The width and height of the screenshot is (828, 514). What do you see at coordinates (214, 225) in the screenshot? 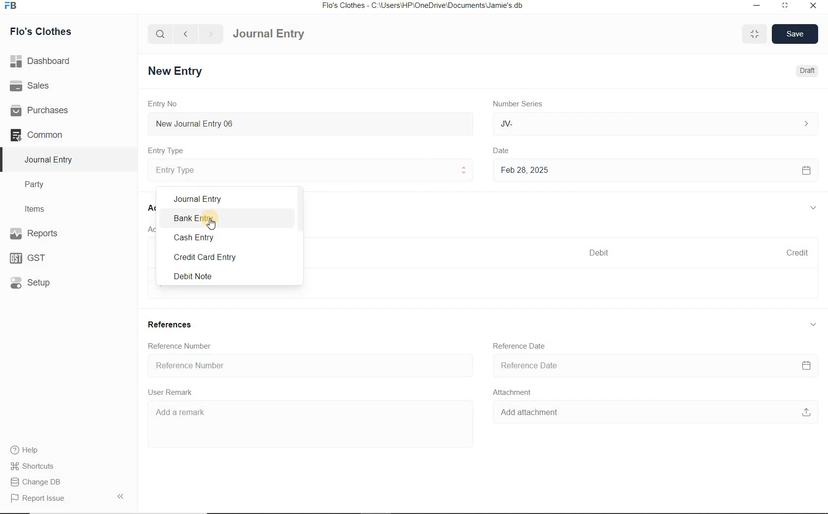
I see `cursor` at bounding box center [214, 225].